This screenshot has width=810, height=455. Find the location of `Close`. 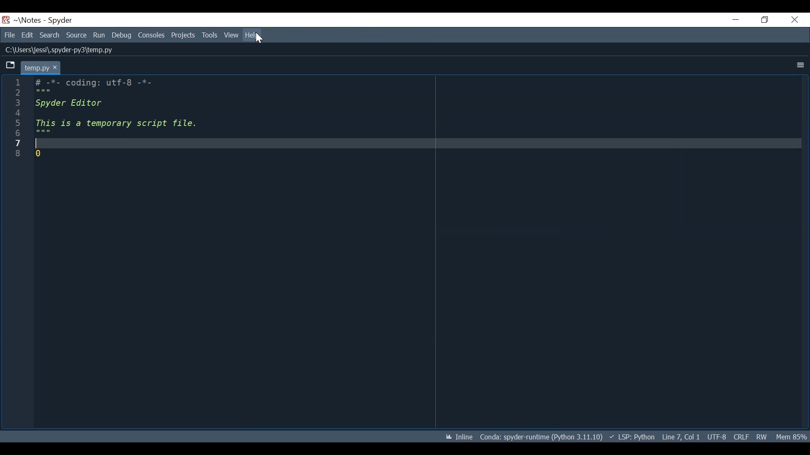

Close is located at coordinates (794, 19).